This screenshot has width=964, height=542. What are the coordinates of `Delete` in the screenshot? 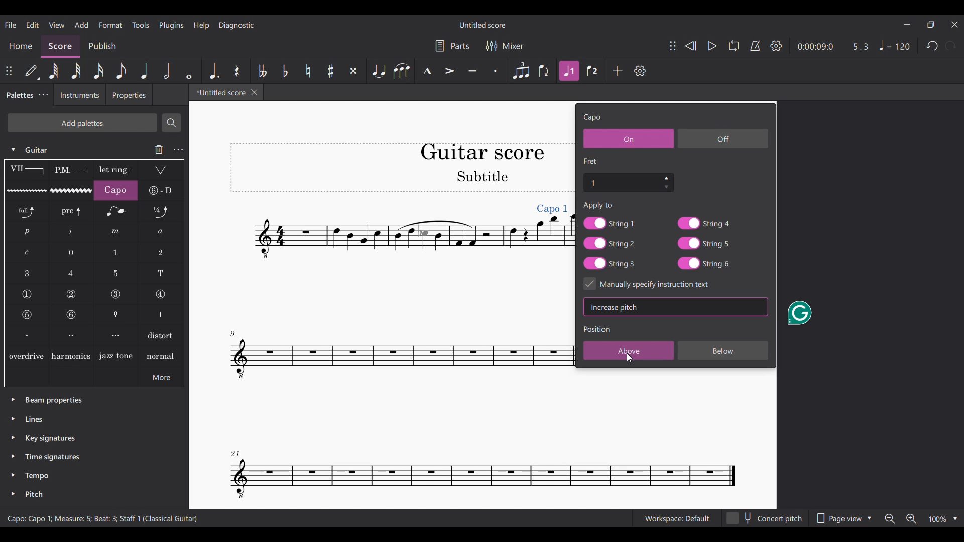 It's located at (159, 149).